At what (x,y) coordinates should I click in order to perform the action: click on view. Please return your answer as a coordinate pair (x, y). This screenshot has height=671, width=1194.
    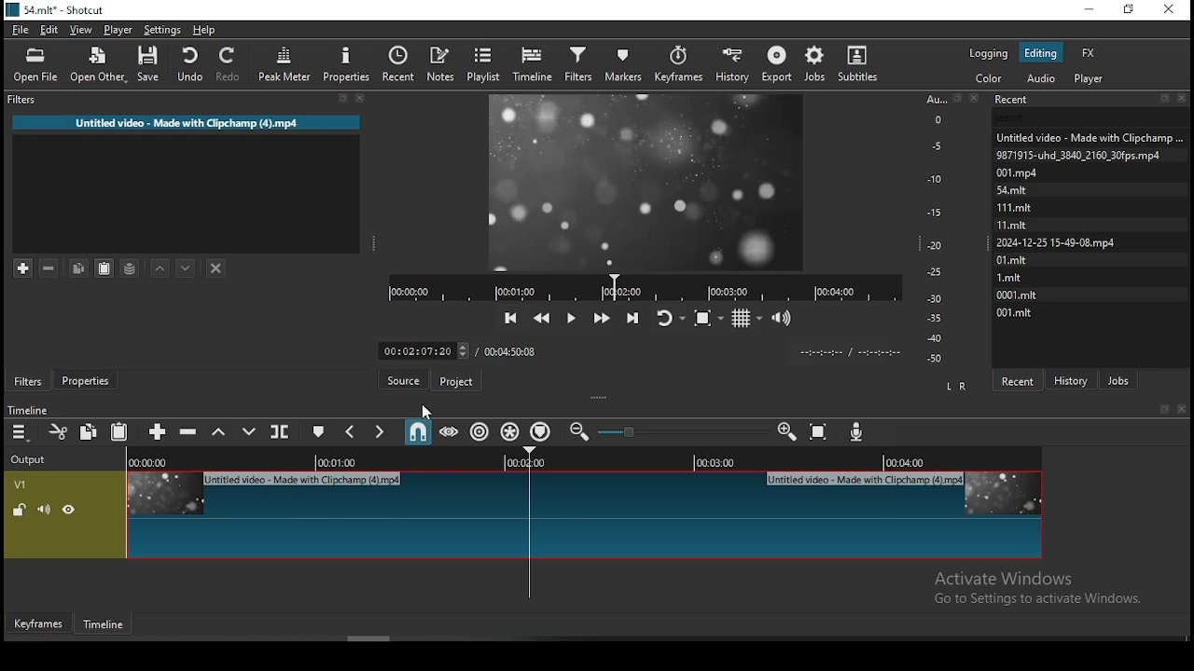
    Looking at the image, I should click on (81, 30).